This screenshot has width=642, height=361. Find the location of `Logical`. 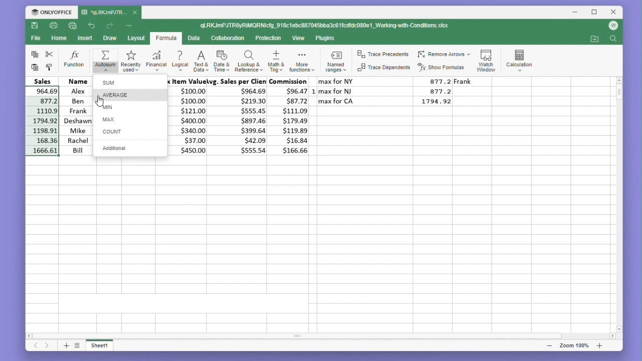

Logical is located at coordinates (180, 60).